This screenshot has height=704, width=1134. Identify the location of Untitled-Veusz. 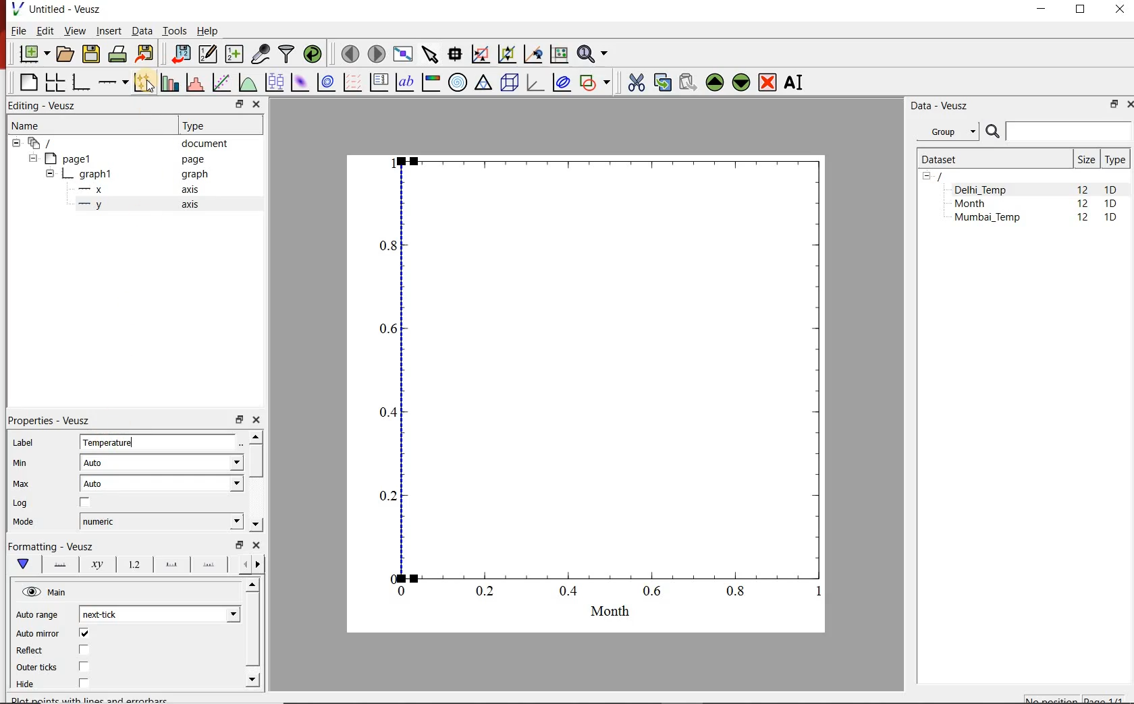
(60, 9).